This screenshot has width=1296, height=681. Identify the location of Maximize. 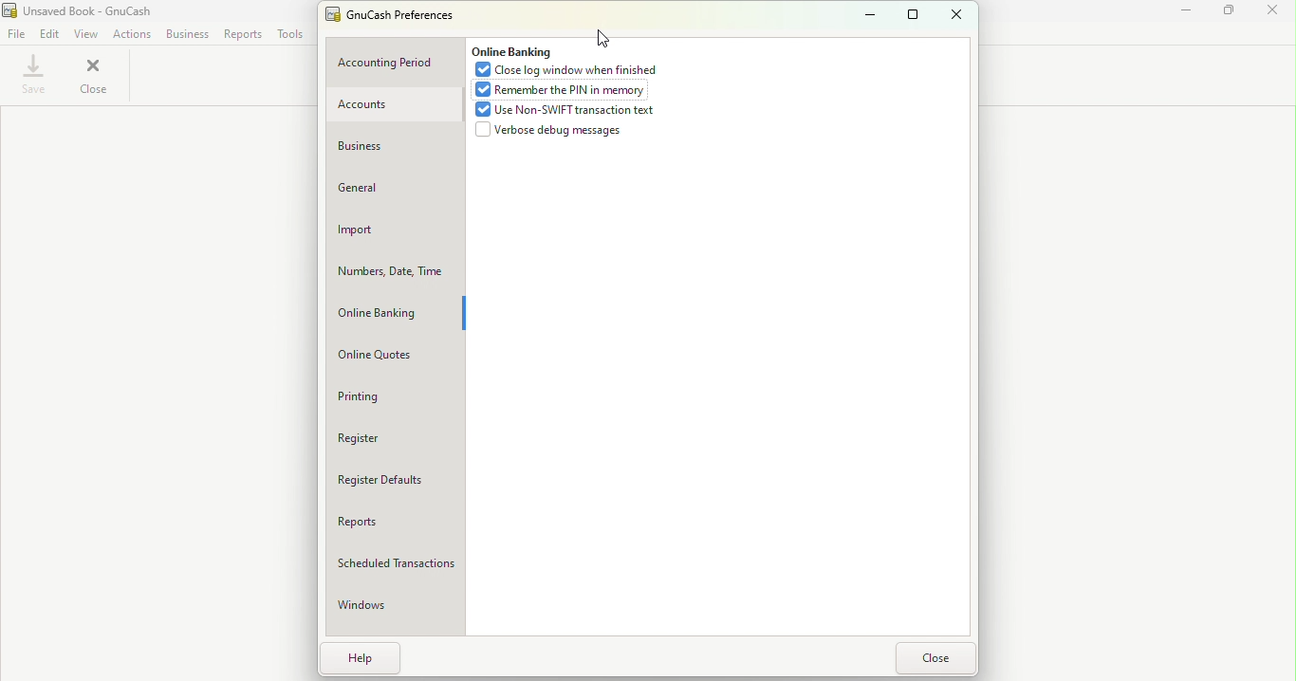
(1232, 16).